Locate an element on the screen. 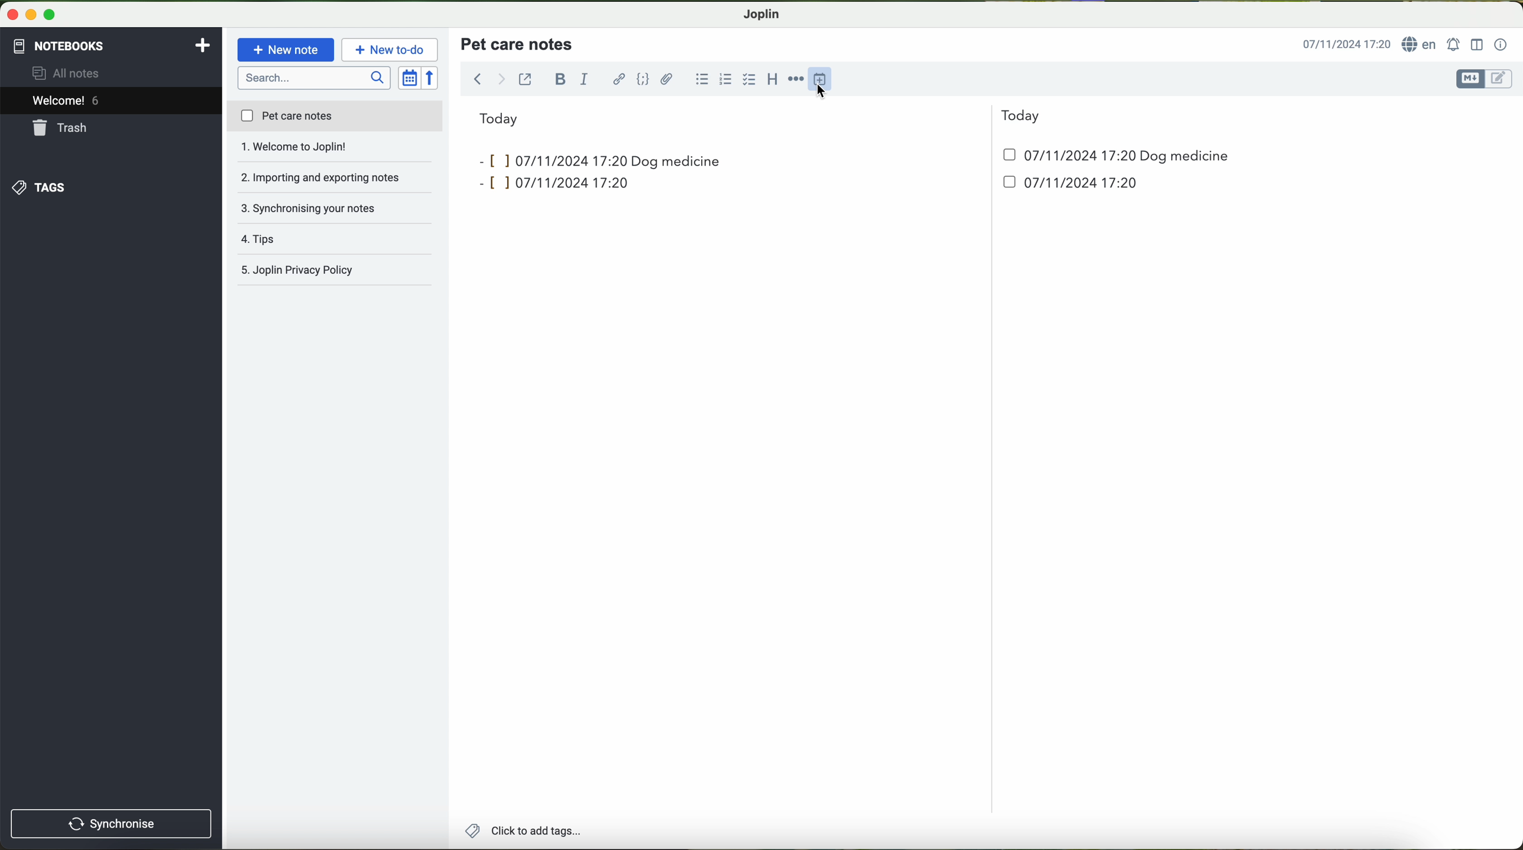 The height and width of the screenshot is (850, 1523). reverse sort order is located at coordinates (433, 79).